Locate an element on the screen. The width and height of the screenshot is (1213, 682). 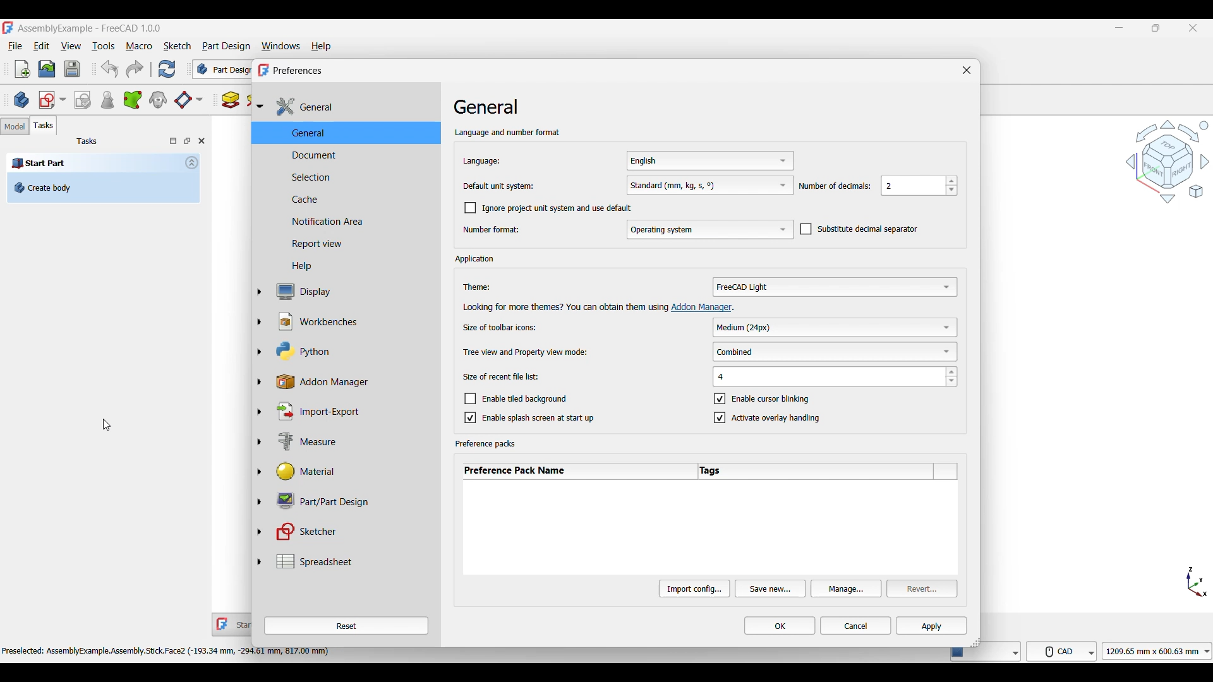
cad is located at coordinates (1062, 651).